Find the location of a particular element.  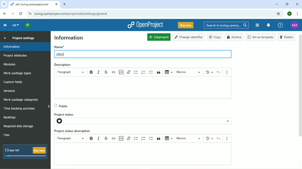

Public is located at coordinates (63, 105).